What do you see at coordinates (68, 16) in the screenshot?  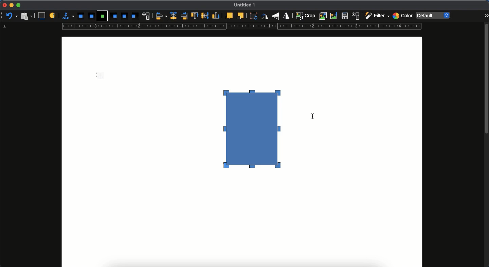 I see `anchor for object` at bounding box center [68, 16].